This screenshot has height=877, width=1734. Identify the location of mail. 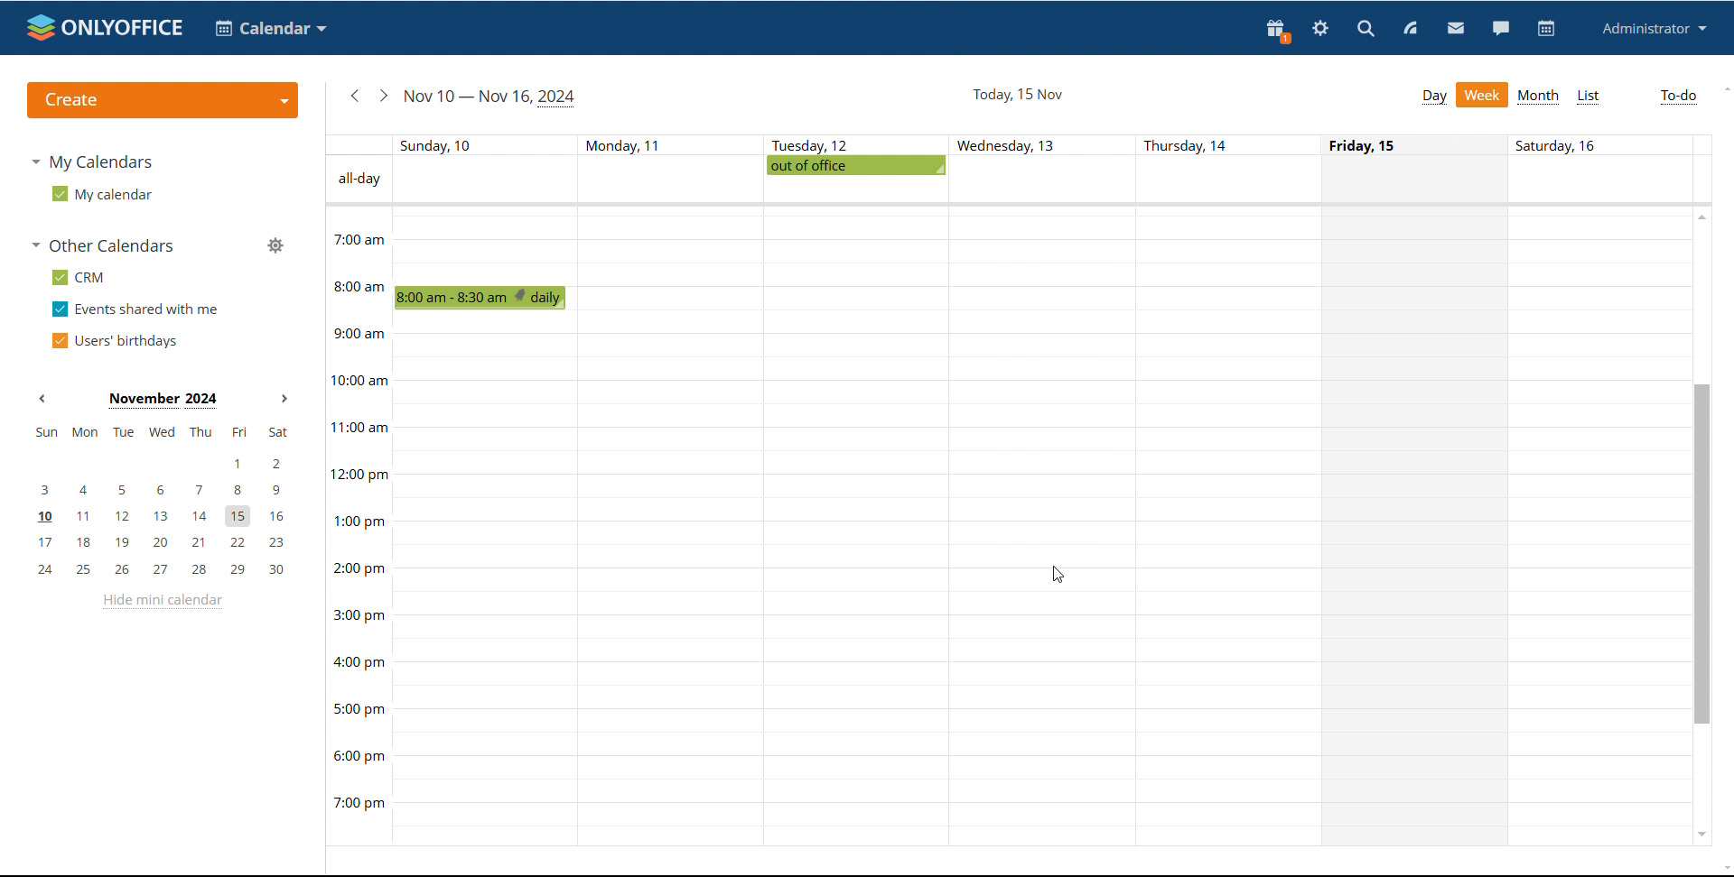
(1456, 28).